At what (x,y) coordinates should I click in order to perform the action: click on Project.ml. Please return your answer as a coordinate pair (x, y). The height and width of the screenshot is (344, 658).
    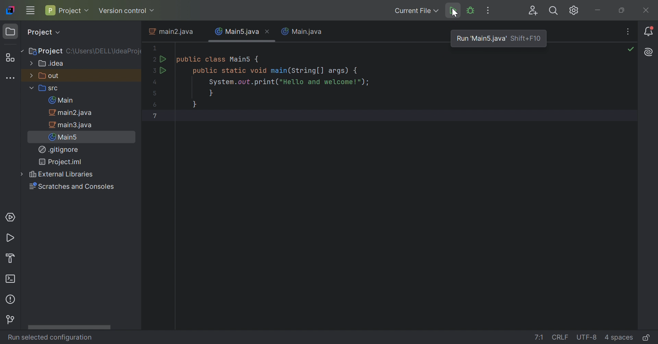
    Looking at the image, I should click on (62, 162).